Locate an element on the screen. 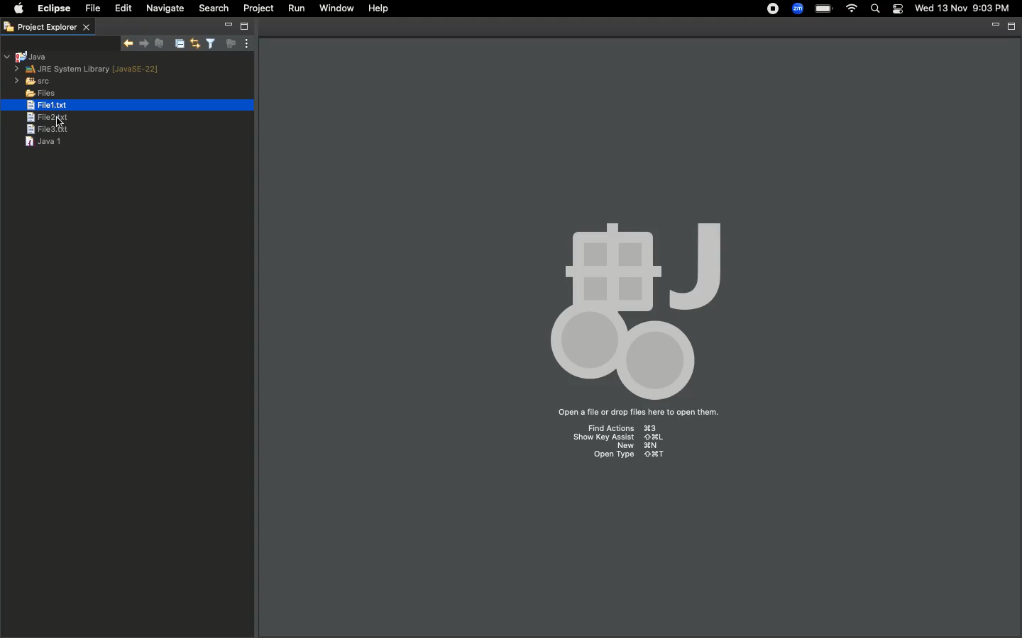  Remove selected matches is located at coordinates (159, 43).